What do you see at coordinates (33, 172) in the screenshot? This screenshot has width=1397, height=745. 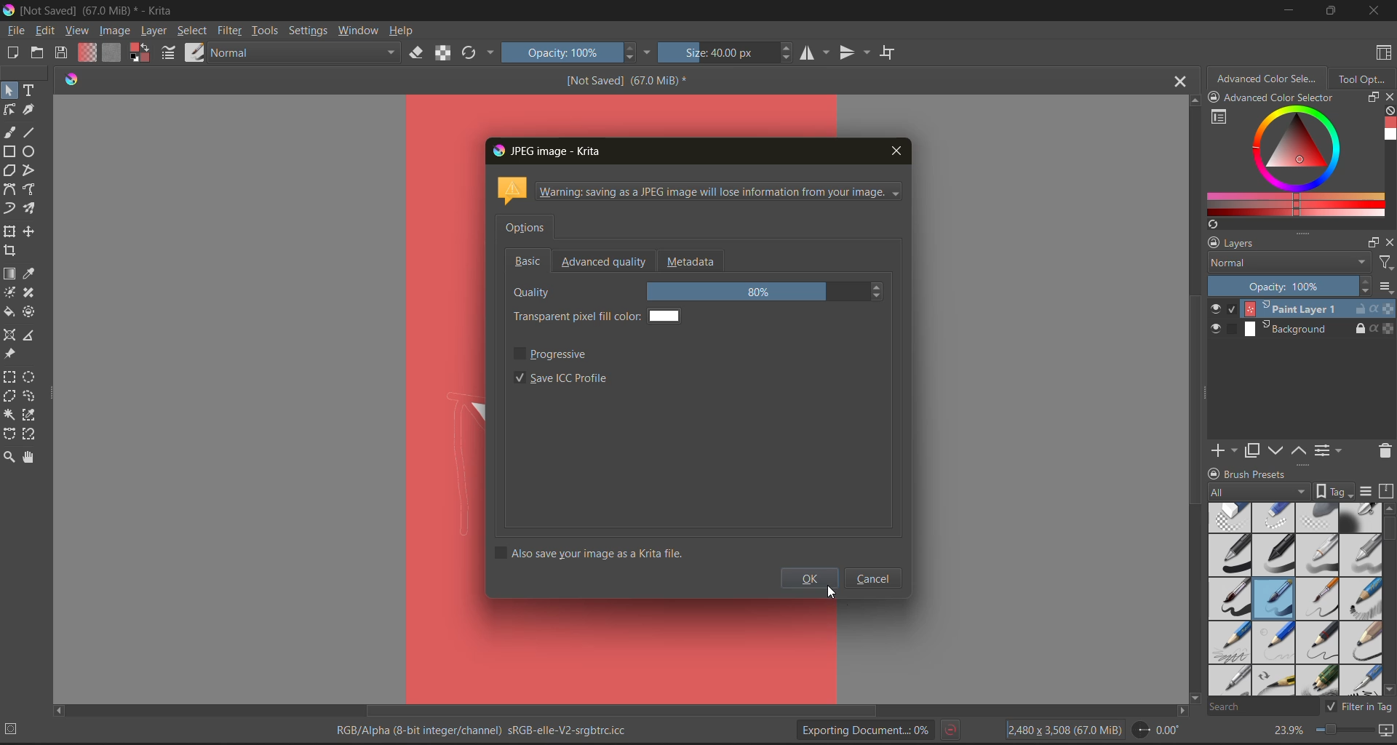 I see `tools` at bounding box center [33, 172].